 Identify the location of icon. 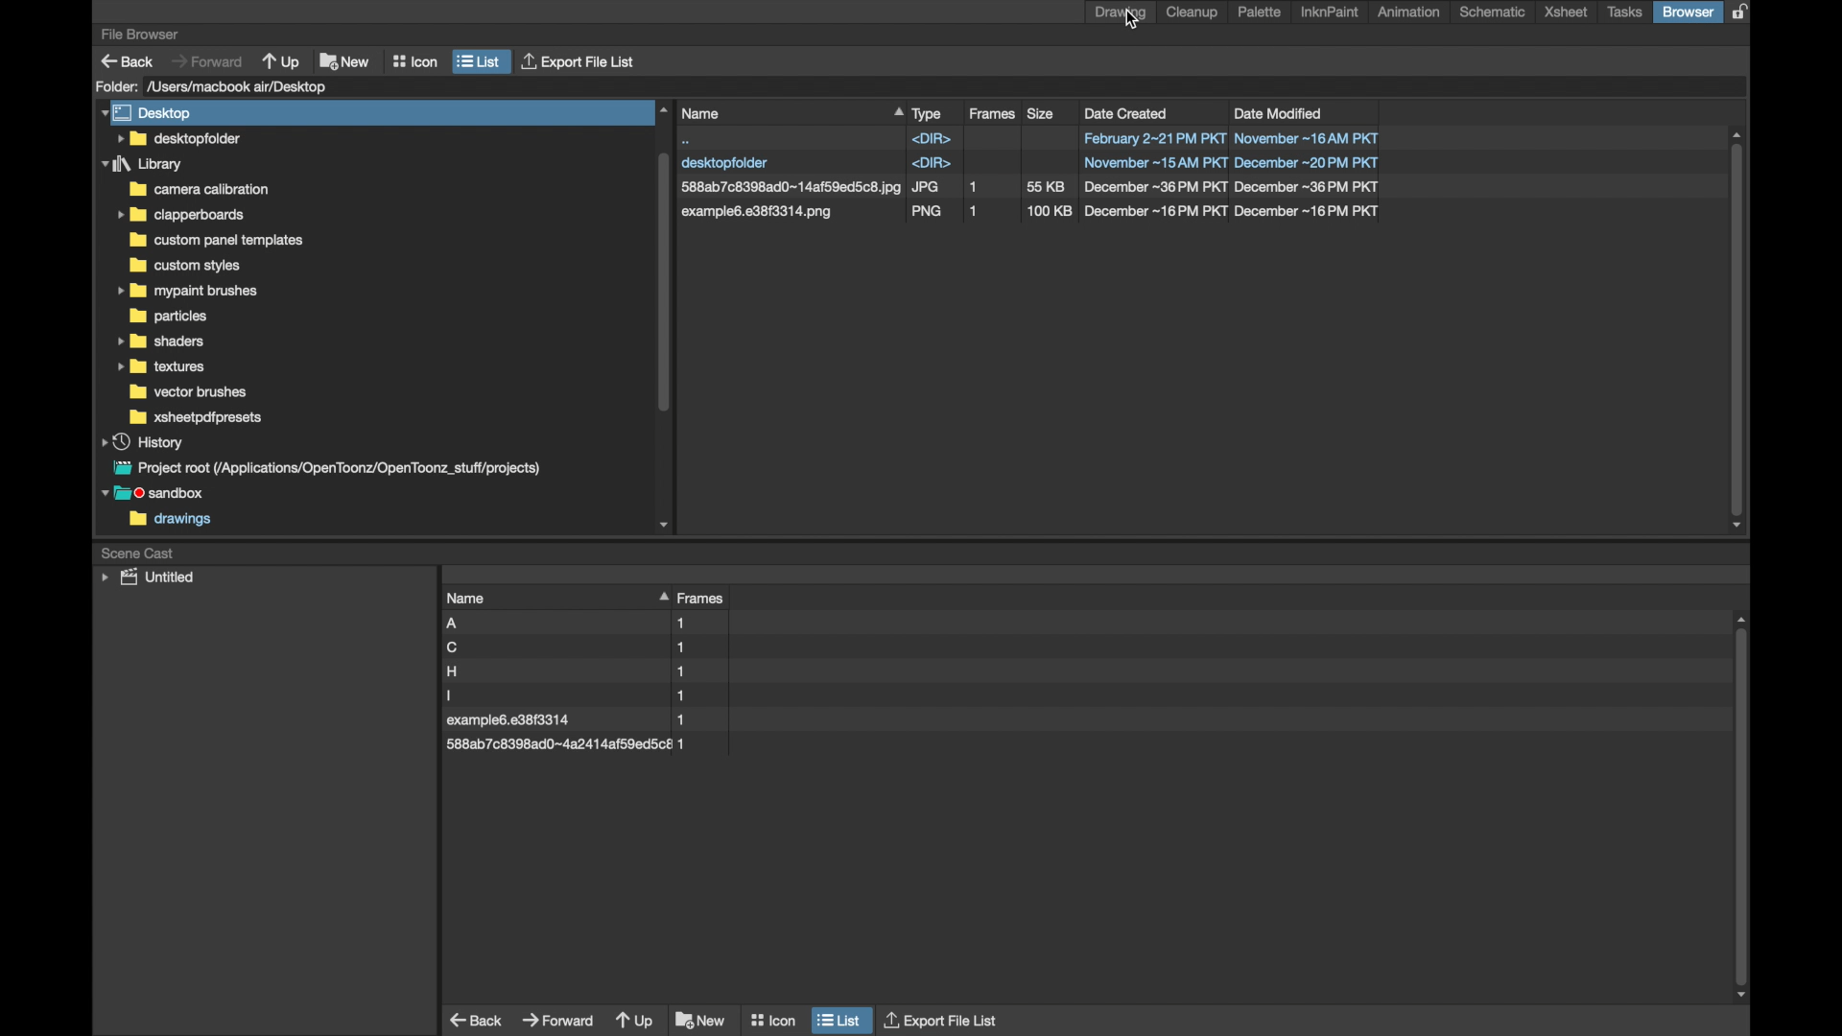
(772, 1016).